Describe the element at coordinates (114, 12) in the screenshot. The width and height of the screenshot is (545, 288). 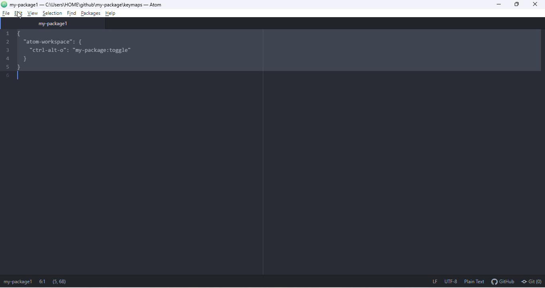
I see `help` at that location.